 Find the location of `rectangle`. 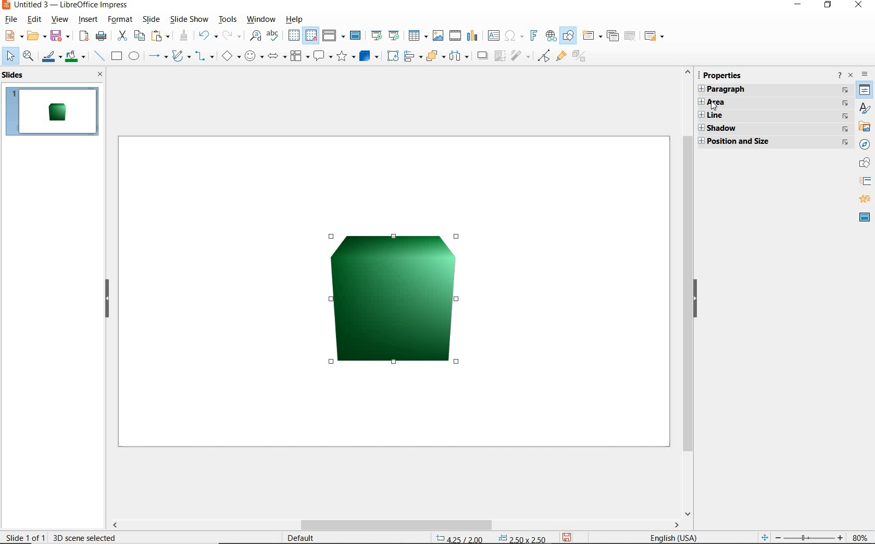

rectangle is located at coordinates (116, 56).